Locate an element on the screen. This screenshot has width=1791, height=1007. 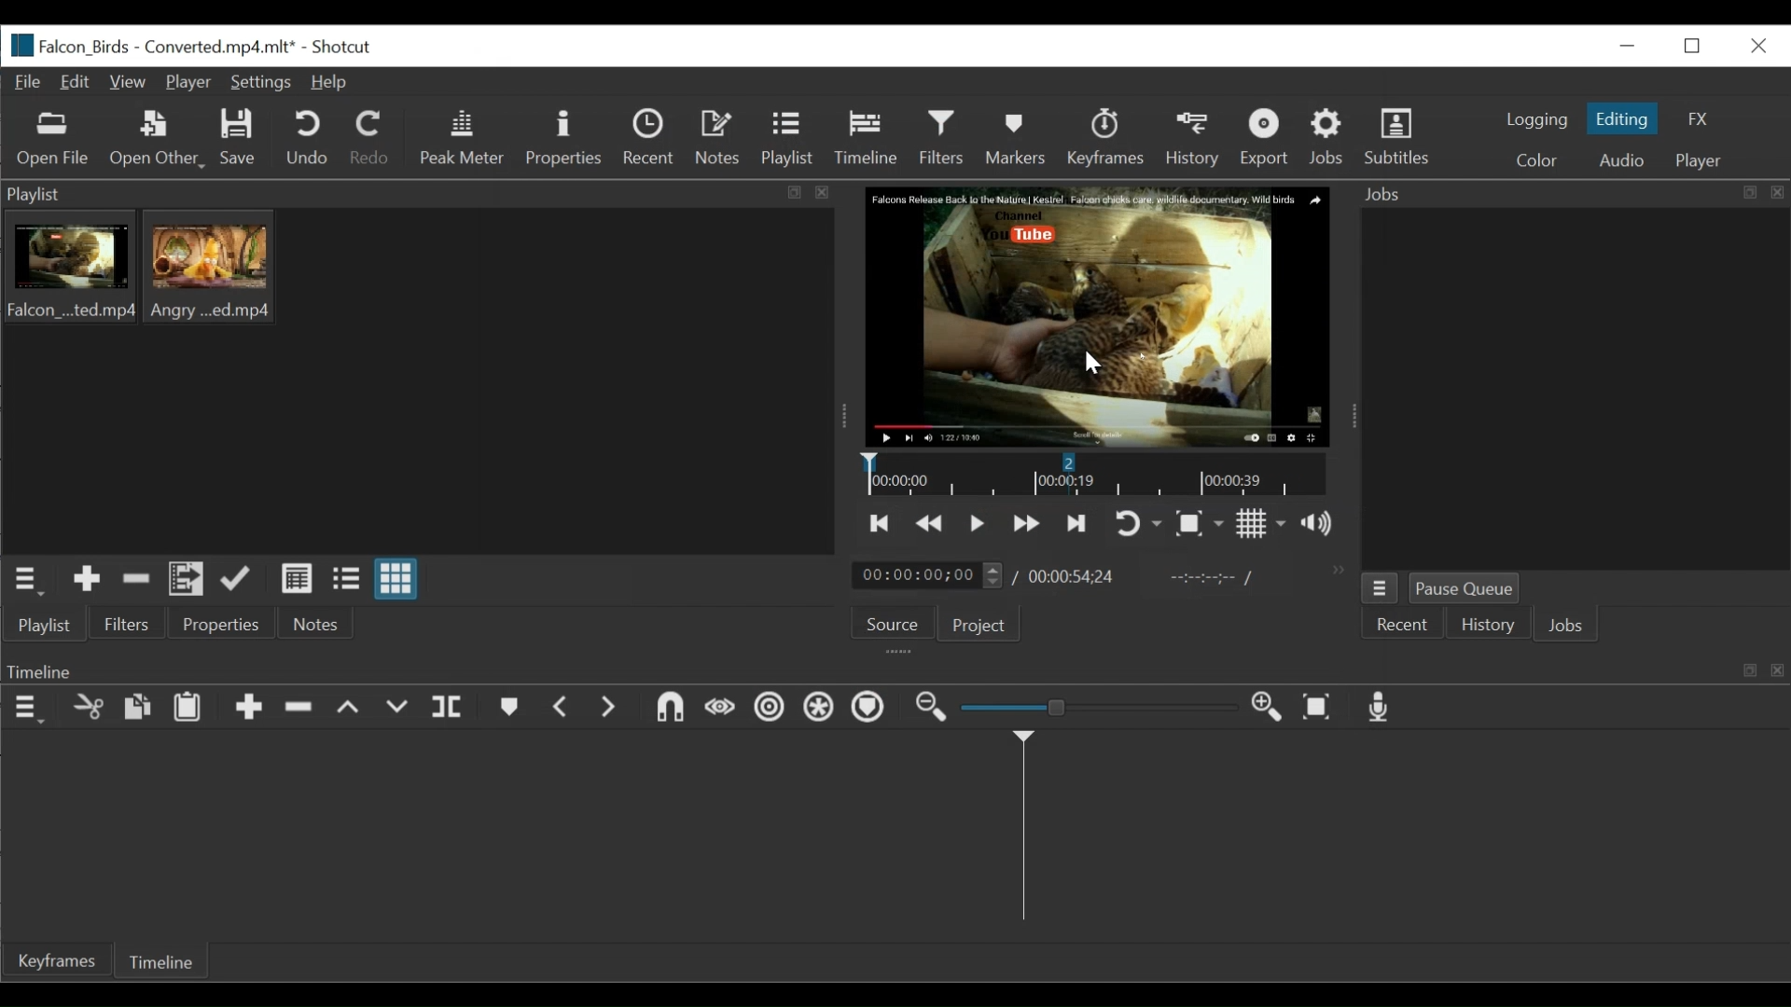
Remove cut is located at coordinates (132, 580).